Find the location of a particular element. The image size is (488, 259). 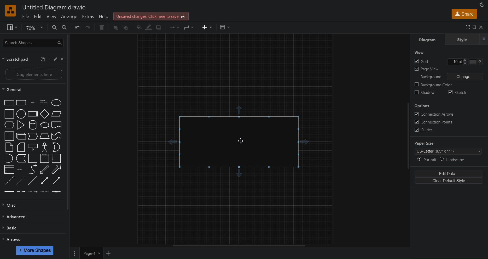

Shadow is located at coordinates (426, 93).